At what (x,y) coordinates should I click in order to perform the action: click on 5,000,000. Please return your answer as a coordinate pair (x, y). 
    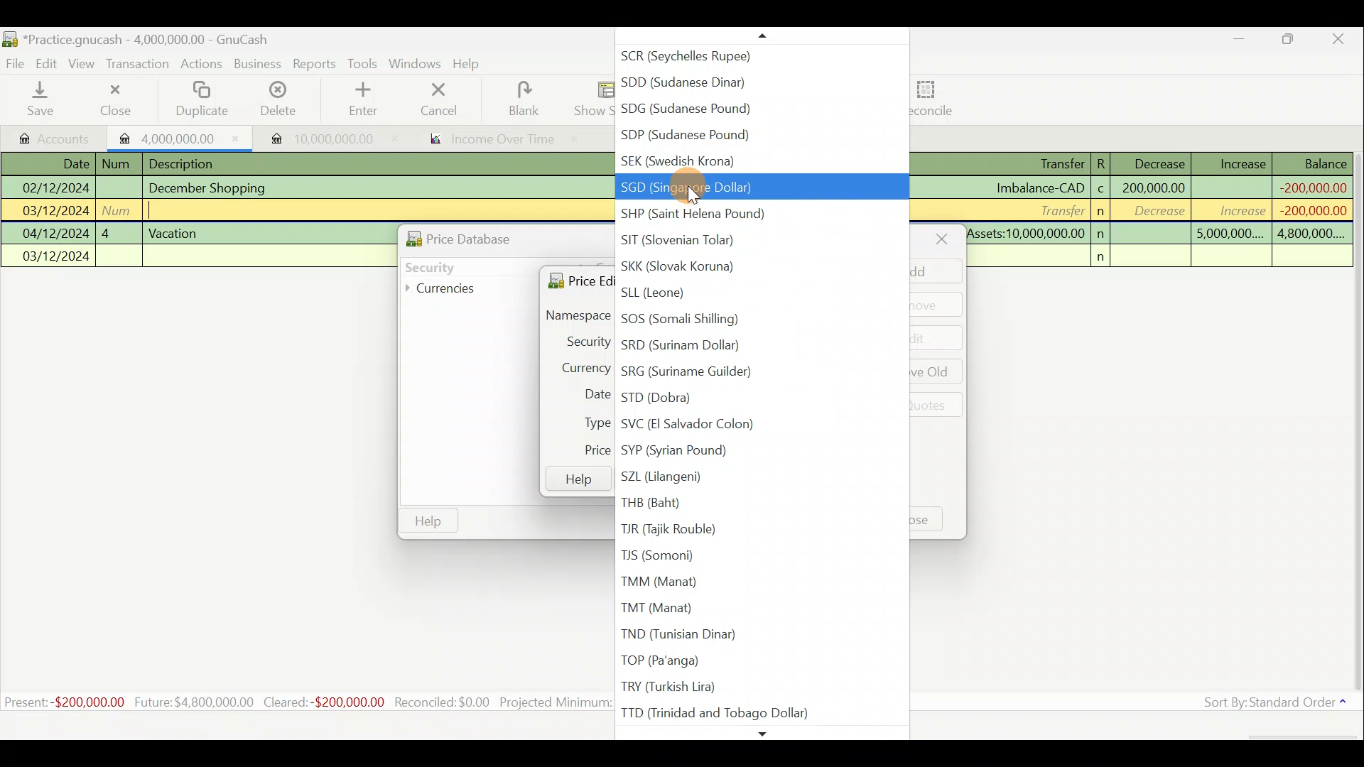
    Looking at the image, I should click on (1230, 236).